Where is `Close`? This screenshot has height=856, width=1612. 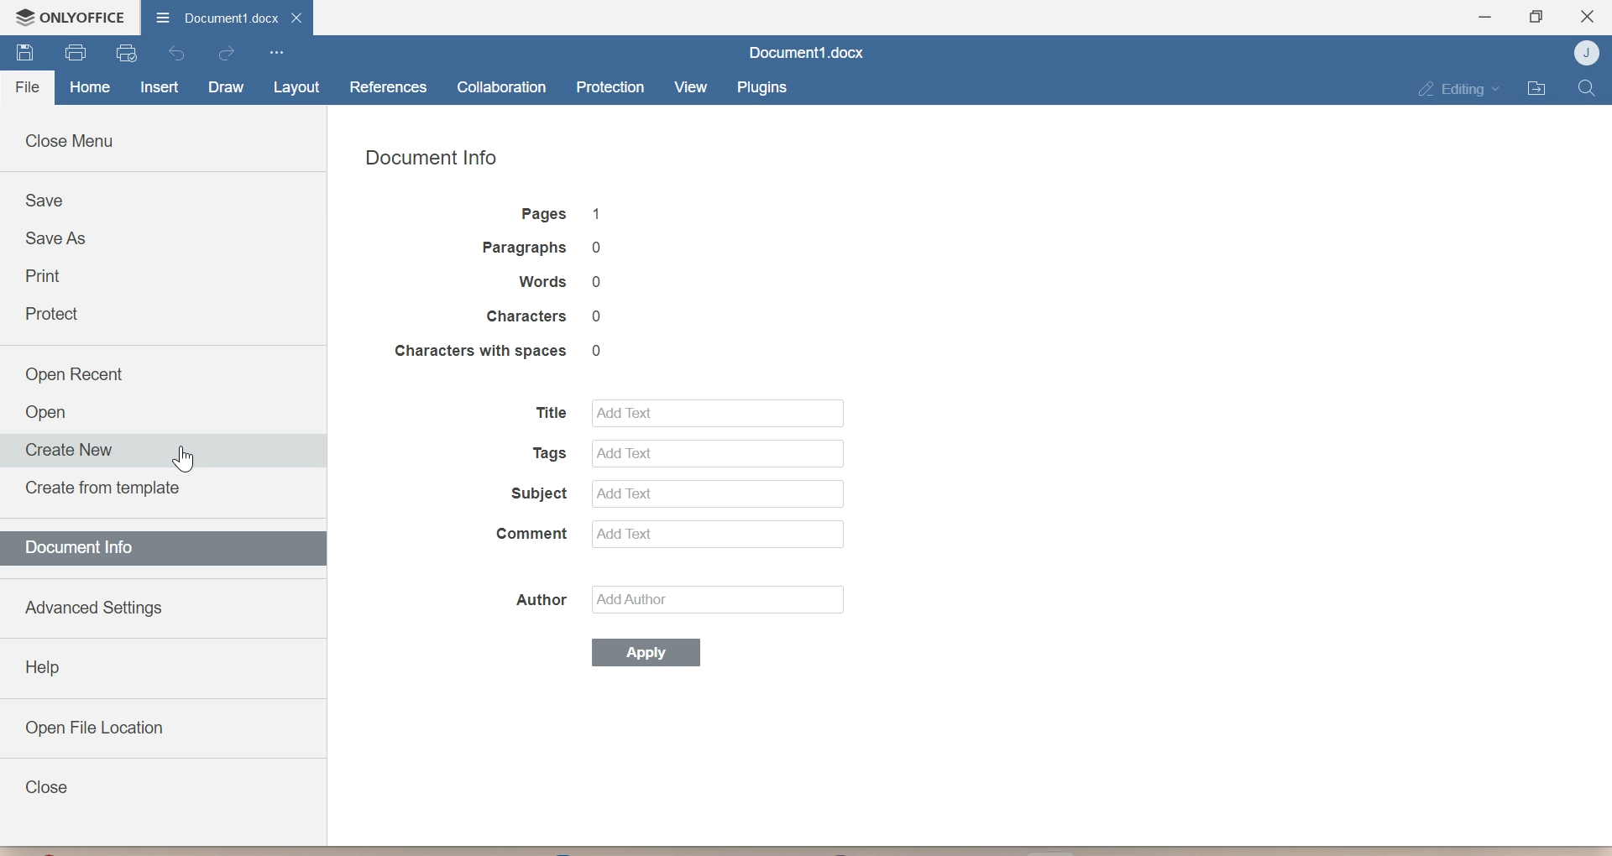
Close is located at coordinates (46, 787).